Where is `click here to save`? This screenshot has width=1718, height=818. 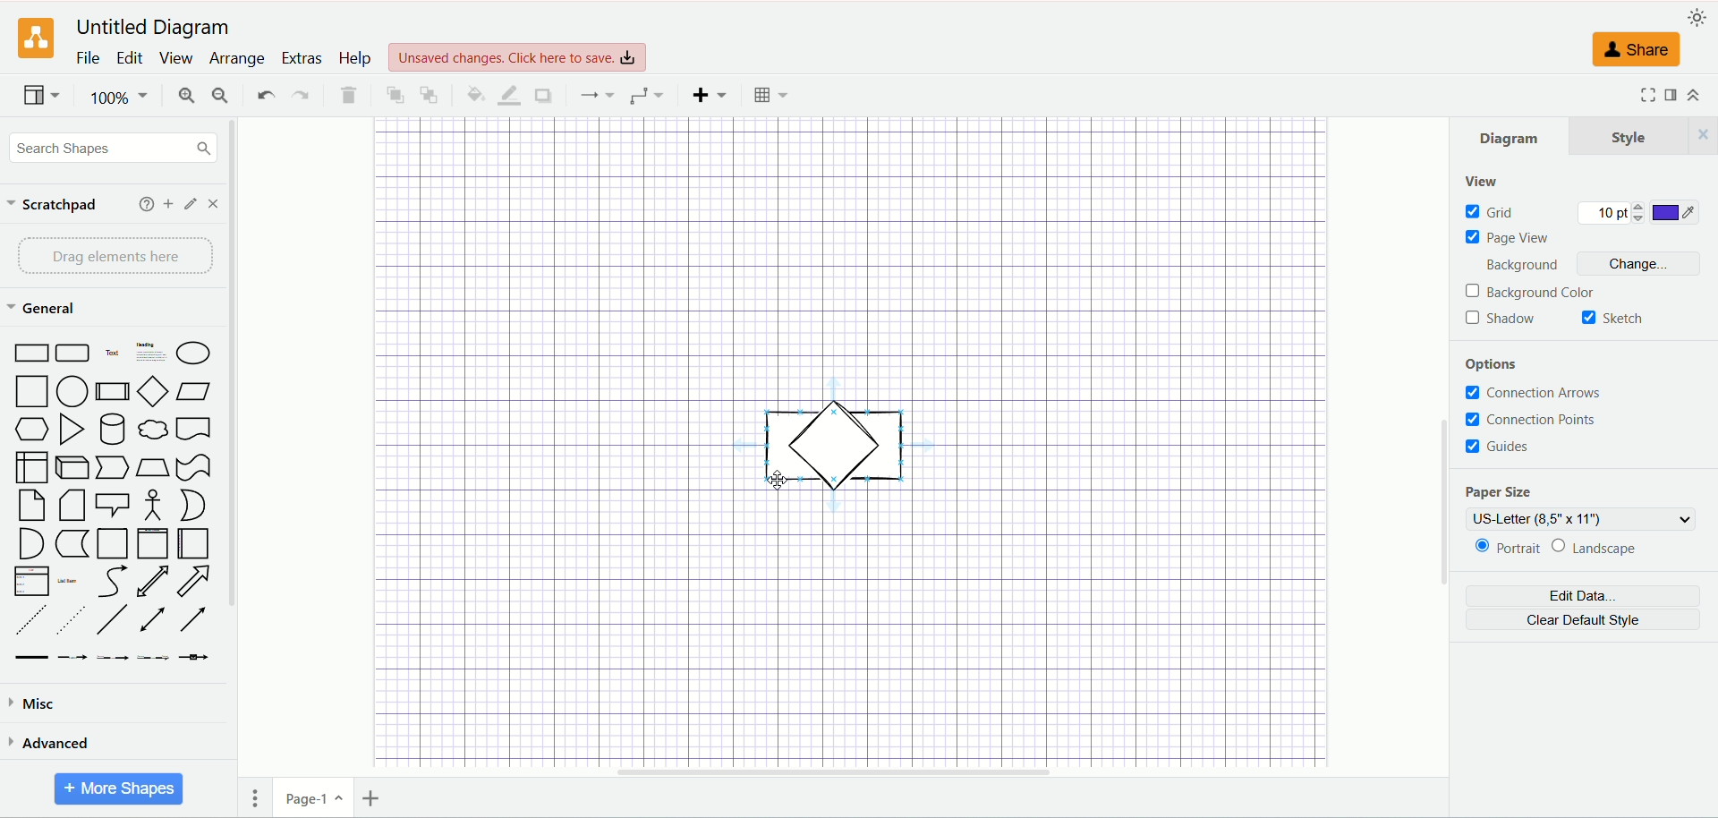
click here to save is located at coordinates (515, 57).